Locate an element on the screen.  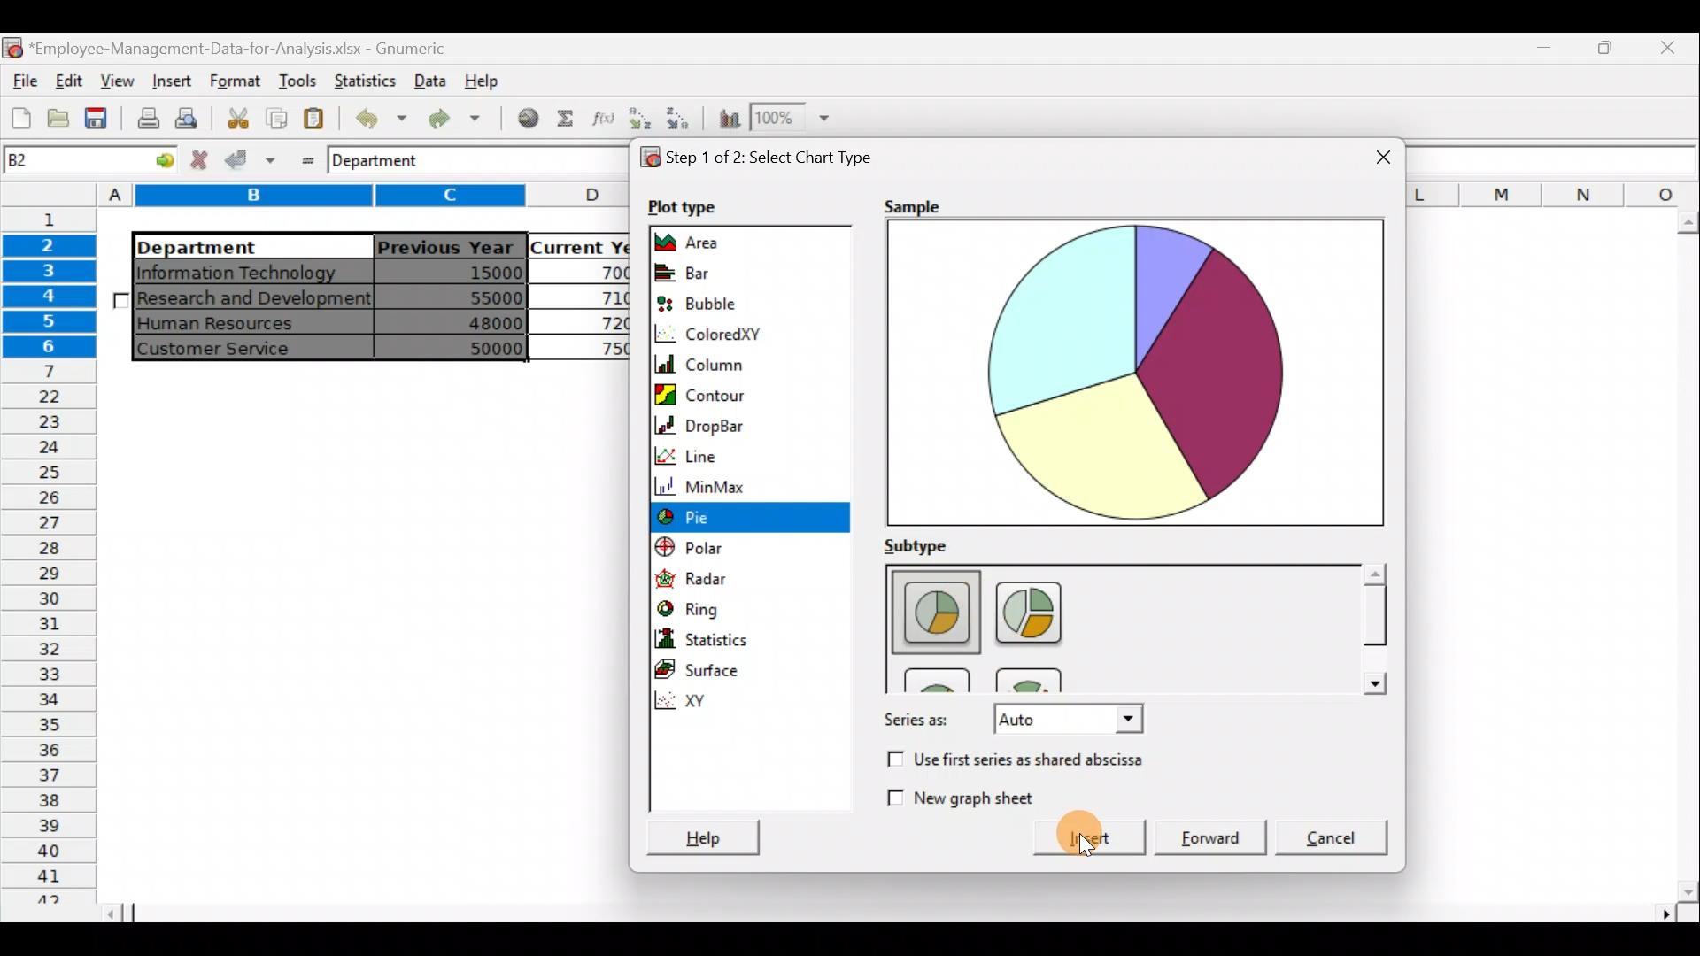
Research and Development is located at coordinates (255, 300).